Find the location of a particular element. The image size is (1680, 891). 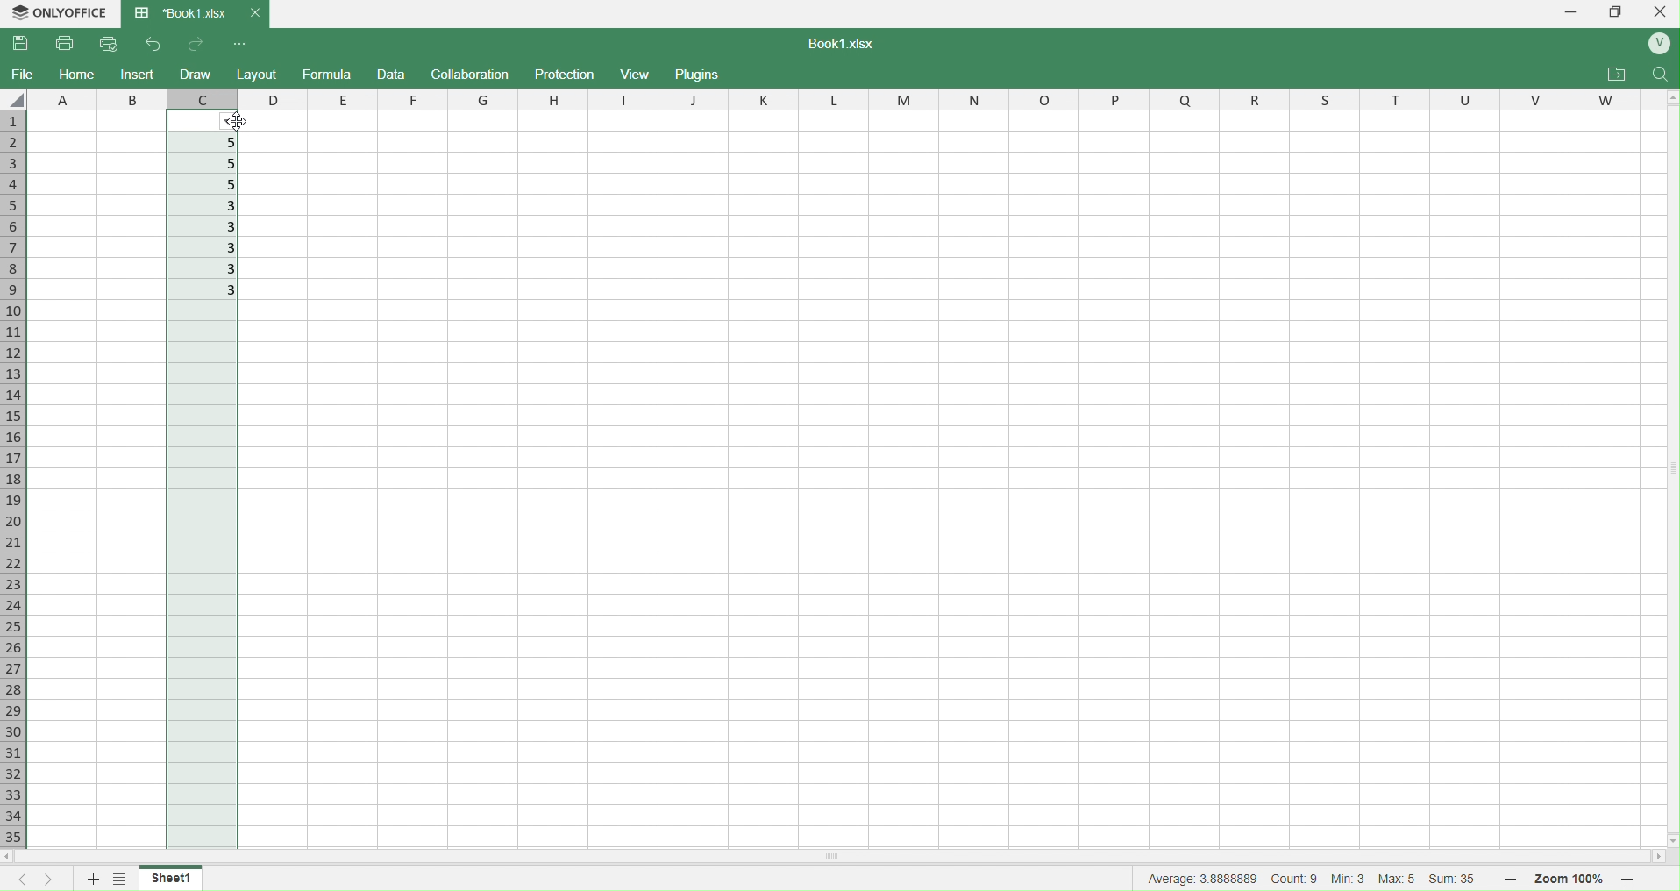

3 is located at coordinates (206, 249).